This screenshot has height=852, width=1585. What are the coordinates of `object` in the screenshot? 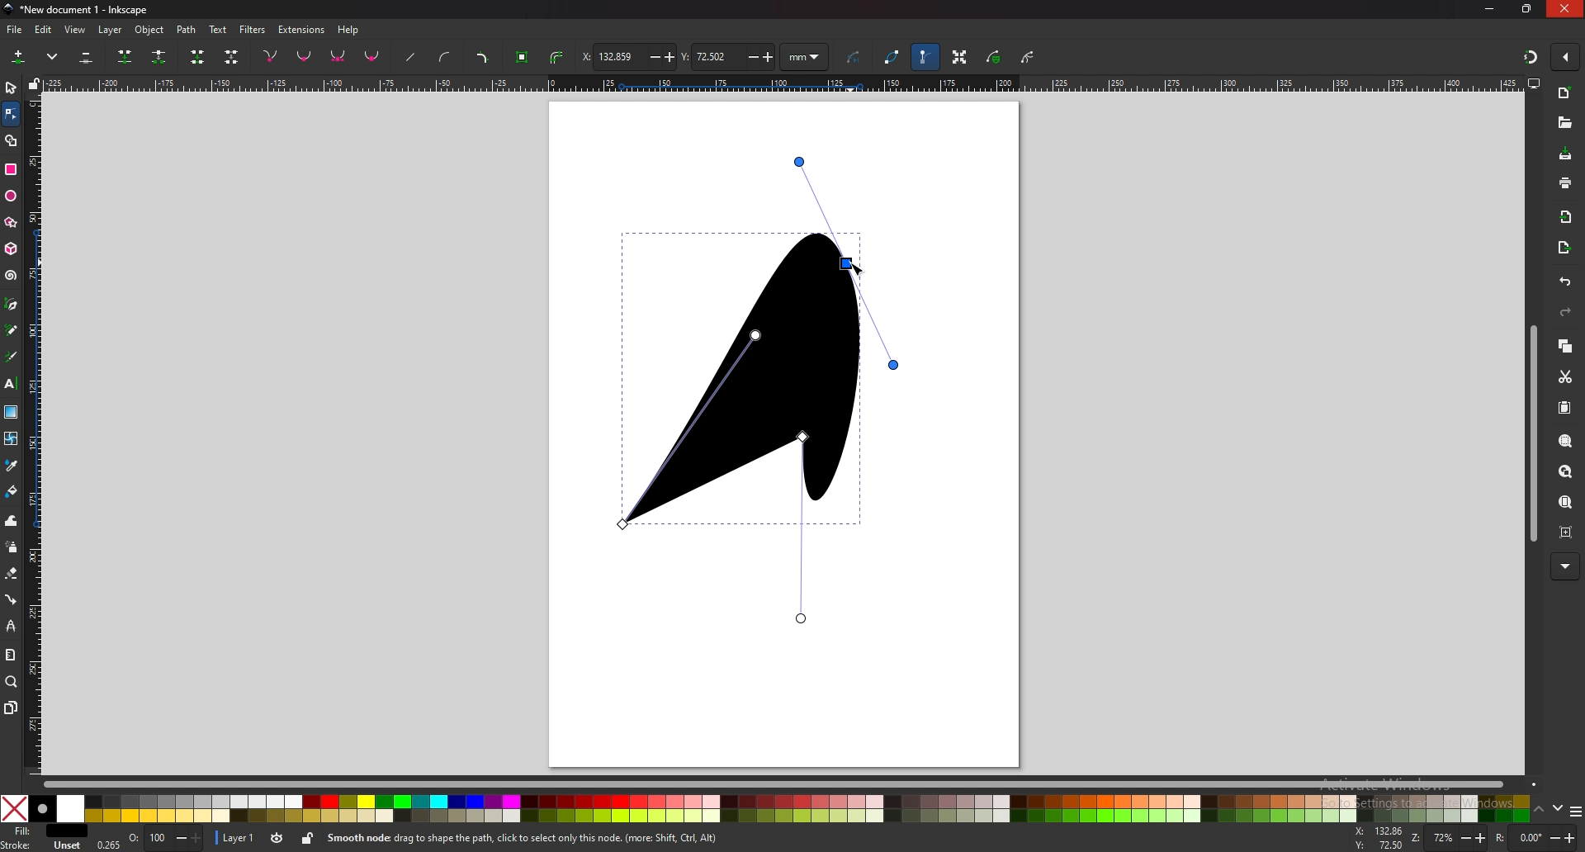 It's located at (152, 30).